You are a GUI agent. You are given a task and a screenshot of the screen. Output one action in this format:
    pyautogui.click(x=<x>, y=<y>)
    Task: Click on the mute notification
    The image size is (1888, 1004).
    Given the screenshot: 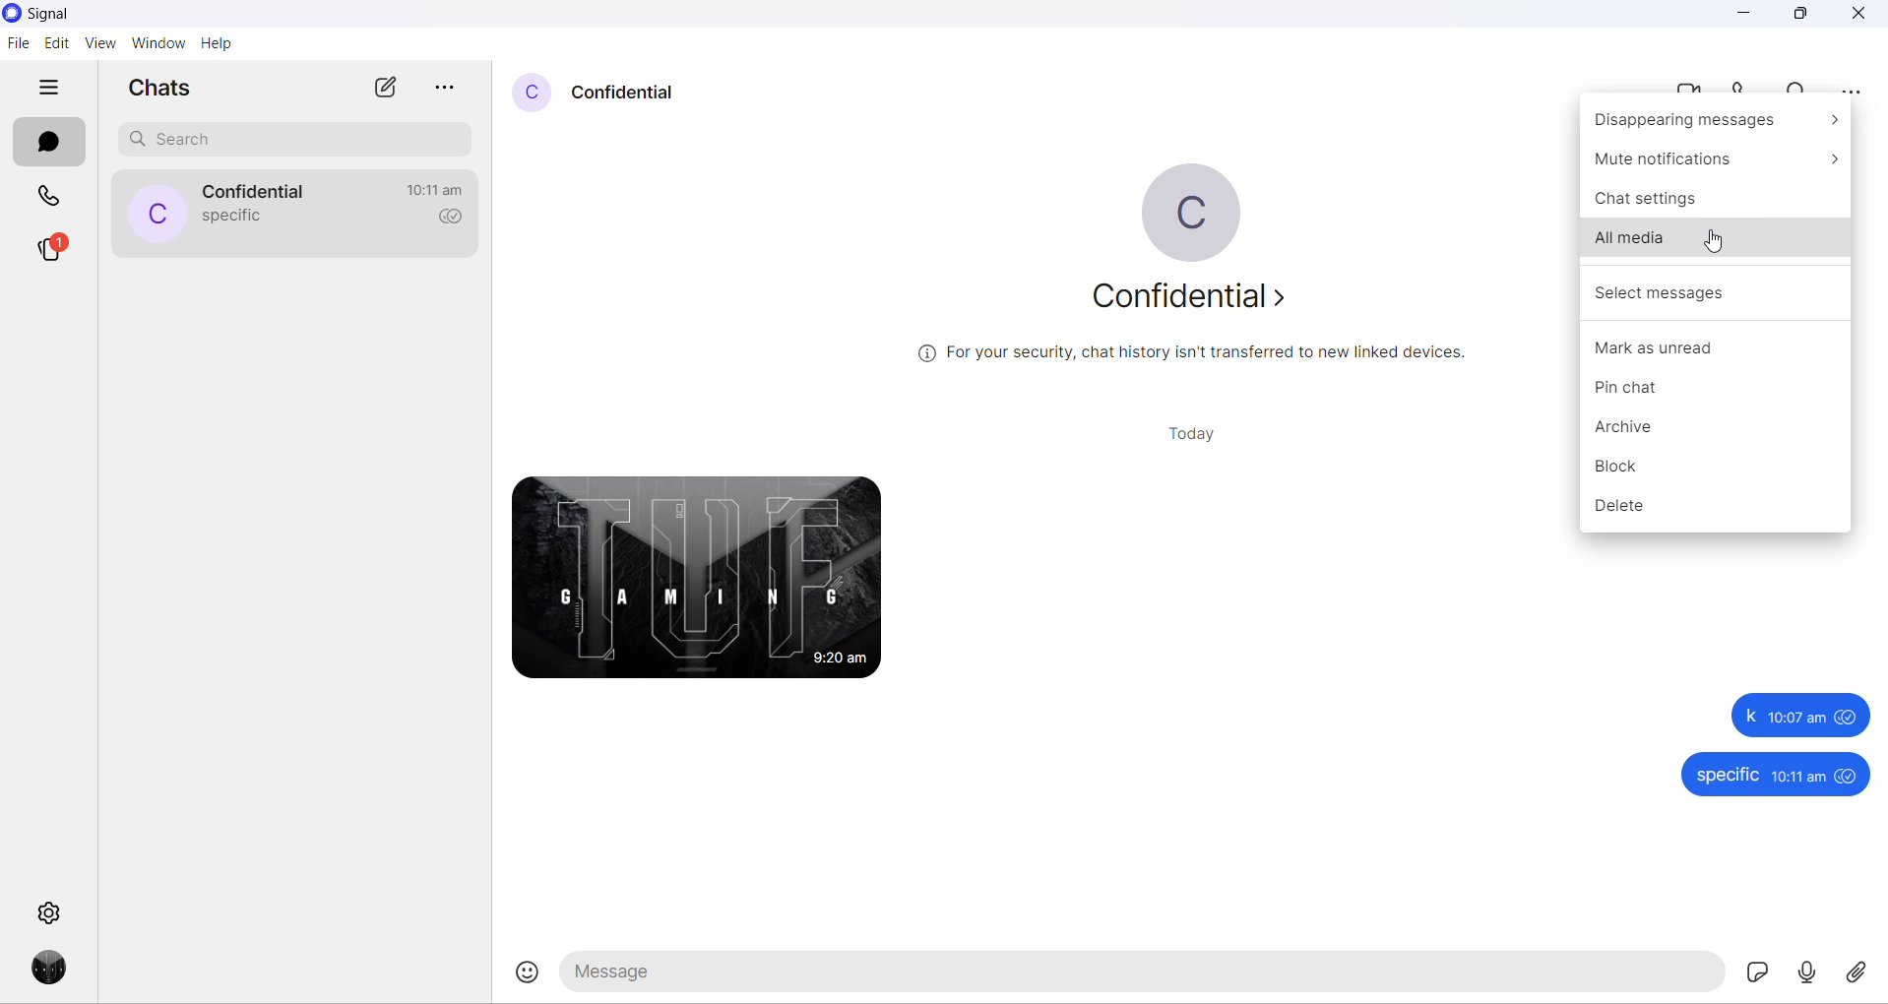 What is the action you would take?
    pyautogui.click(x=1715, y=163)
    